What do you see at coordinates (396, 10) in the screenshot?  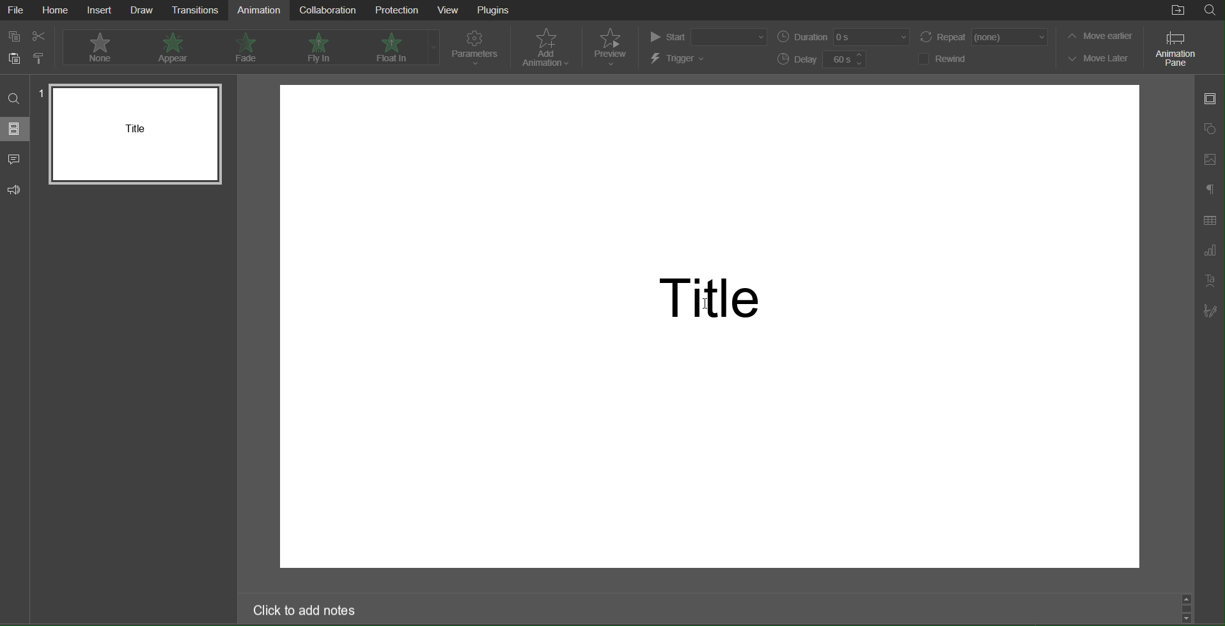 I see `Protection` at bounding box center [396, 10].